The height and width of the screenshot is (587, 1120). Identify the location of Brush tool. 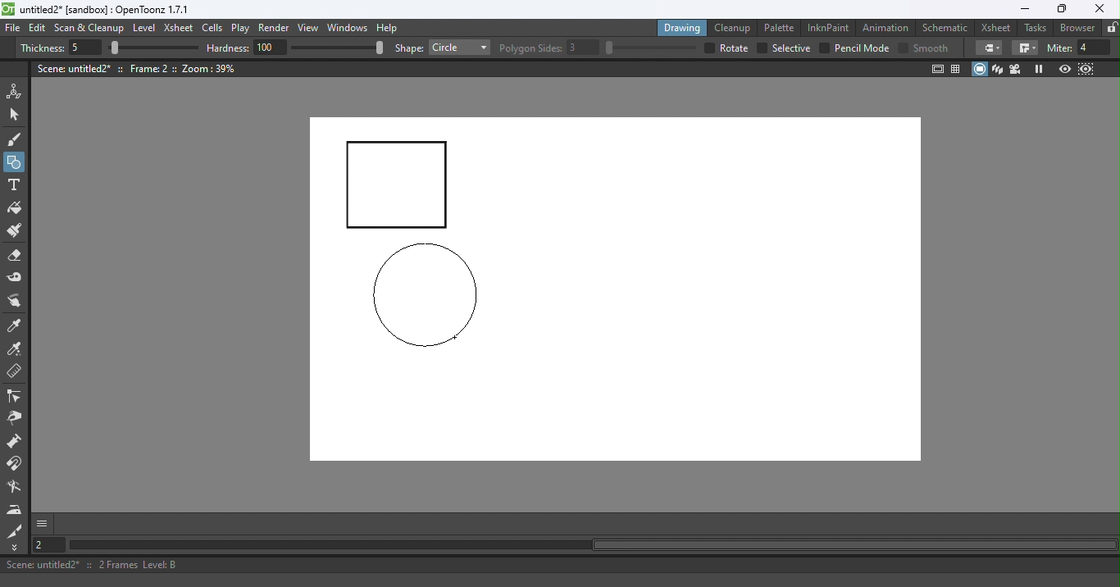
(18, 139).